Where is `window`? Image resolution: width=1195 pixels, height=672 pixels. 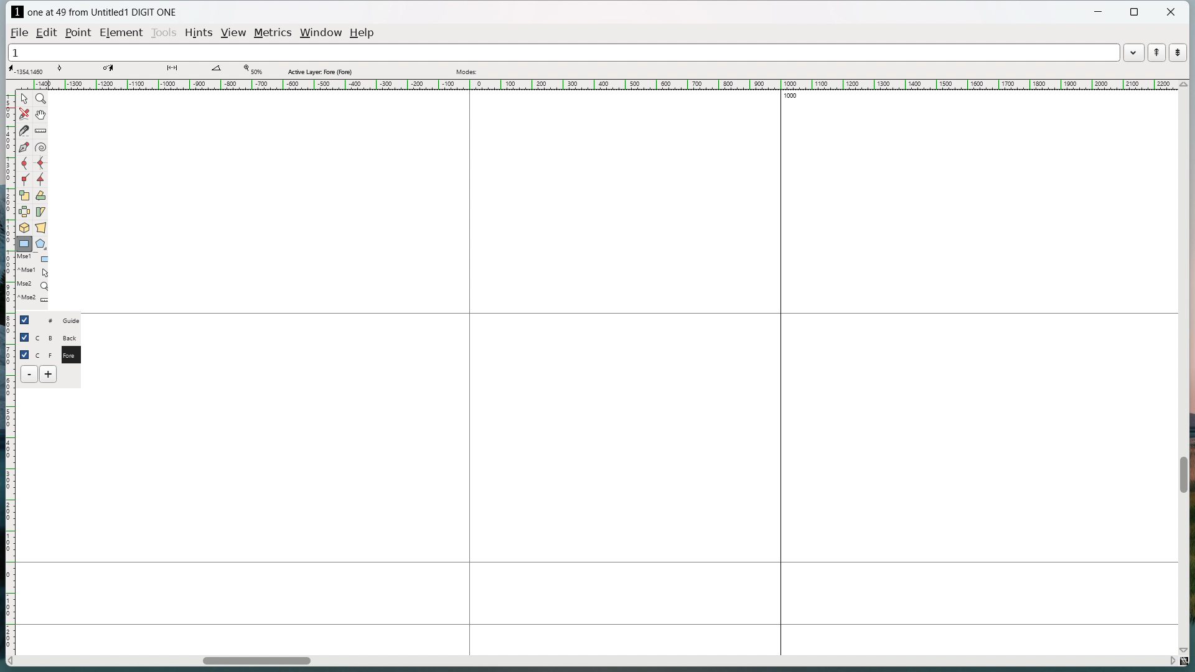 window is located at coordinates (322, 32).